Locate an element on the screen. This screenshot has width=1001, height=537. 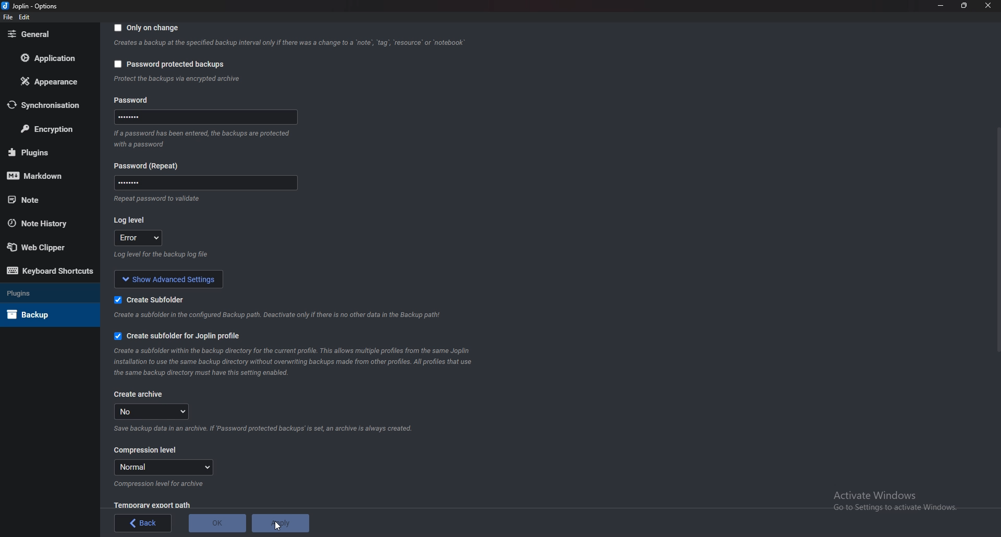
Keyboard shortcuts is located at coordinates (50, 270).